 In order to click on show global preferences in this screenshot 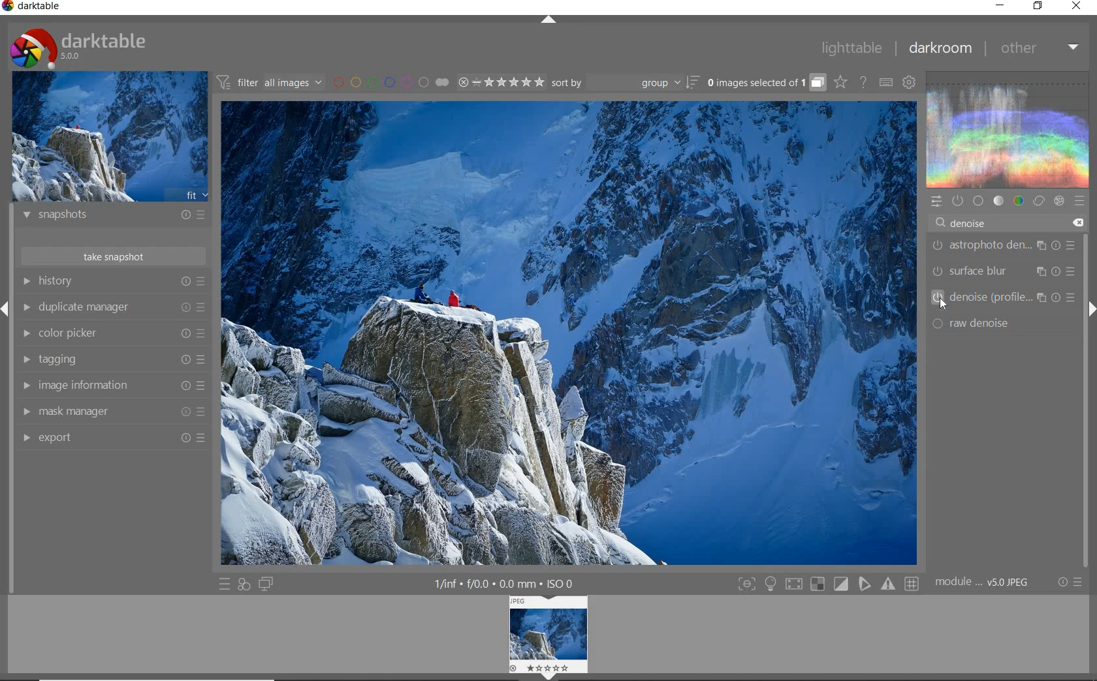, I will do `click(910, 82)`.